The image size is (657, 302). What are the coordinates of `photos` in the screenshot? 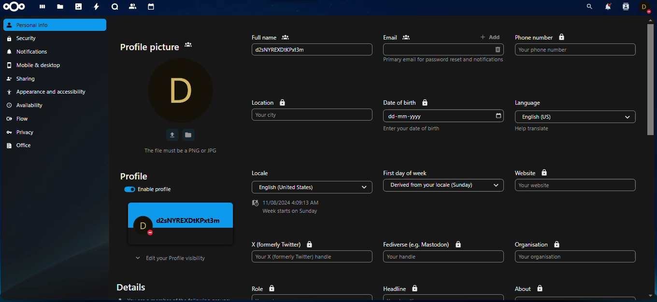 It's located at (78, 7).